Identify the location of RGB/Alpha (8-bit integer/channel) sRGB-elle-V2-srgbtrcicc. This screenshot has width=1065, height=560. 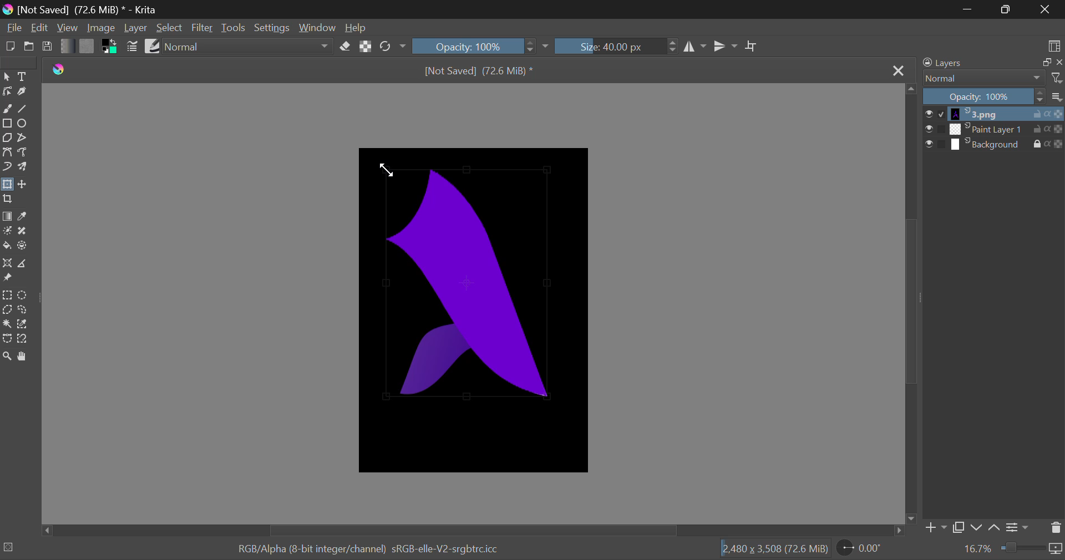
(369, 549).